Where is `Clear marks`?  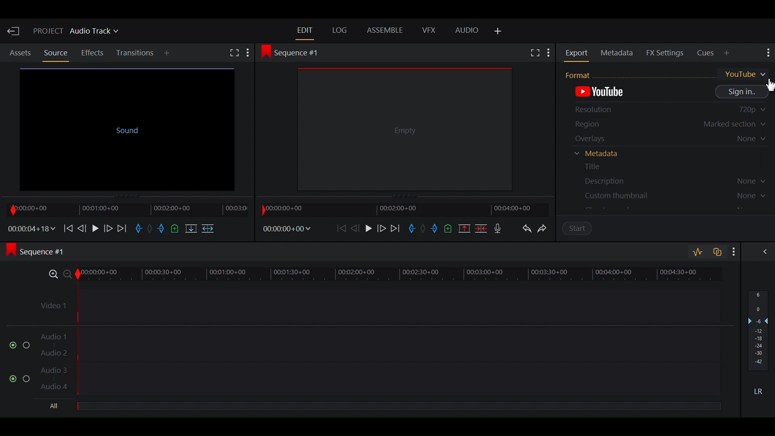 Clear marks is located at coordinates (151, 229).